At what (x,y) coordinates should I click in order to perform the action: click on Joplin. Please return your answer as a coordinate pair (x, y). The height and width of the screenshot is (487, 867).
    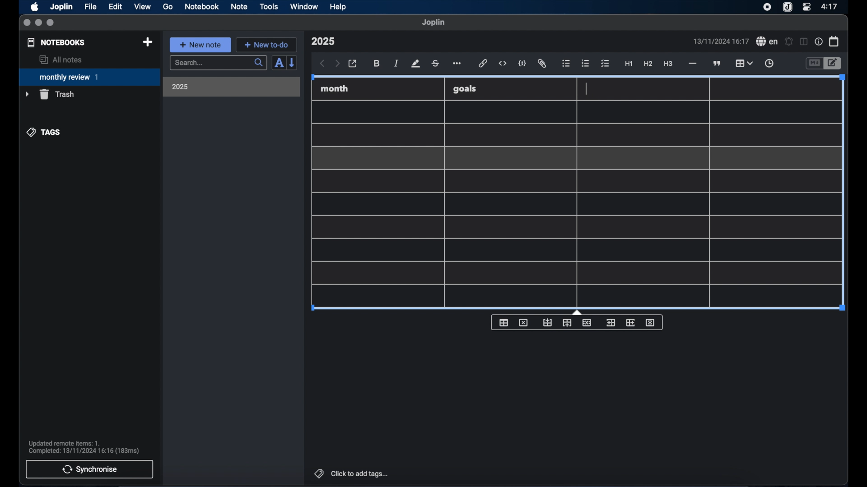
    Looking at the image, I should click on (62, 7).